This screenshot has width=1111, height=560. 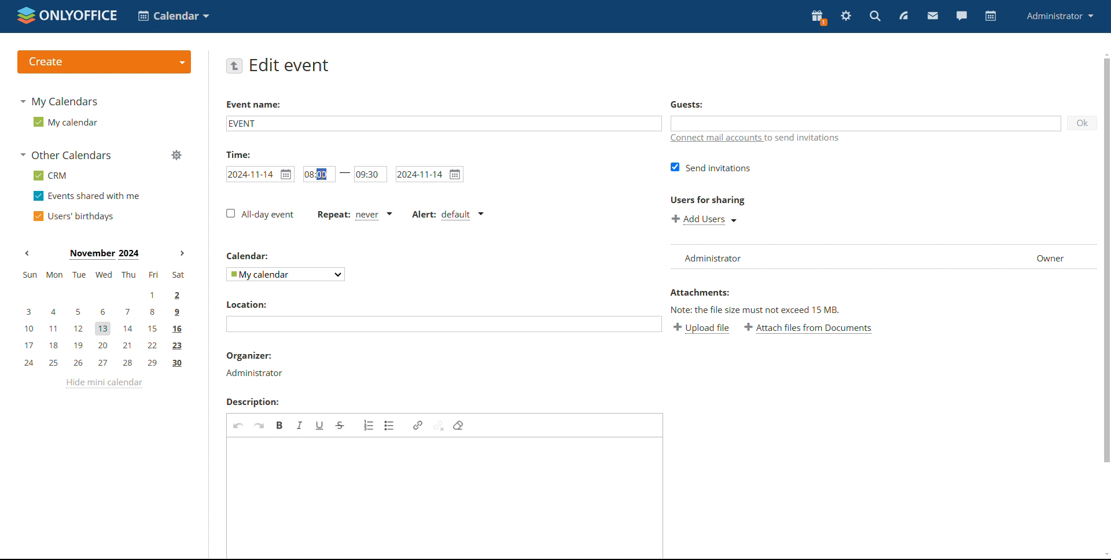 I want to click on calendar, so click(x=989, y=16).